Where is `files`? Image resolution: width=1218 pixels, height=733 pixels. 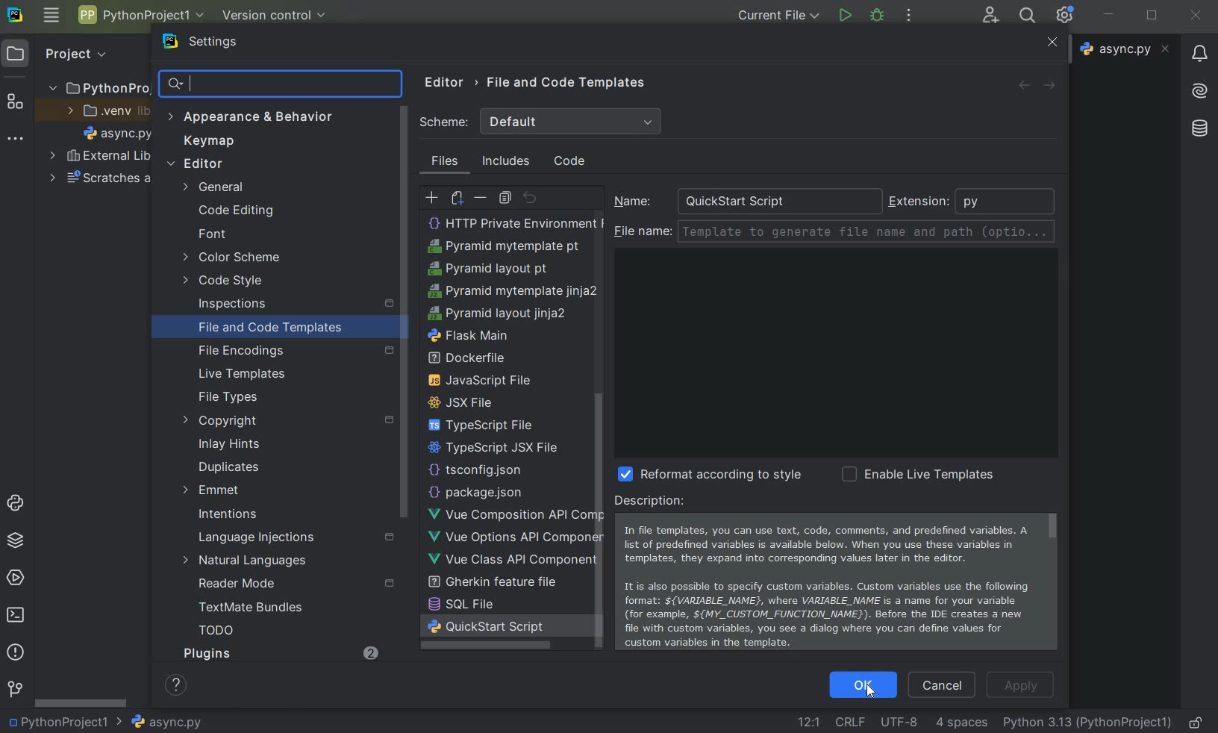
files is located at coordinates (446, 163).